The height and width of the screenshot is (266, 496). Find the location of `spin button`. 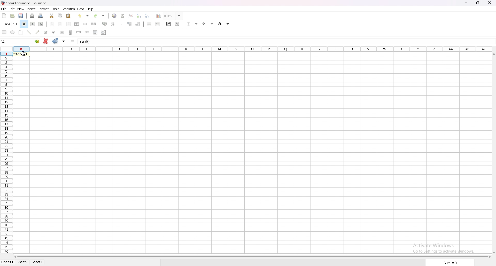

spin button is located at coordinates (79, 32).